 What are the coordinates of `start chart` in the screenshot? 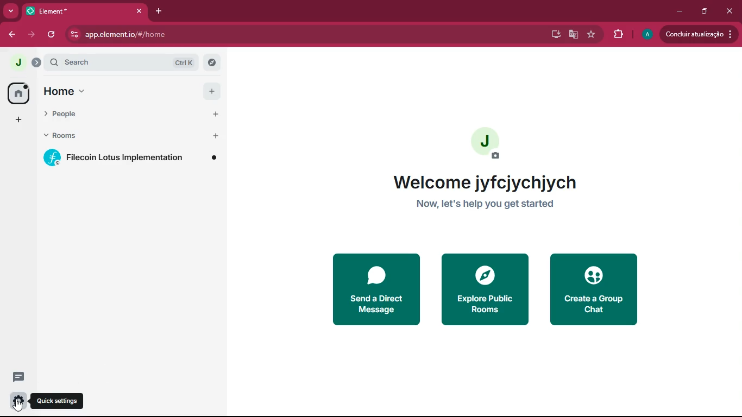 It's located at (215, 115).